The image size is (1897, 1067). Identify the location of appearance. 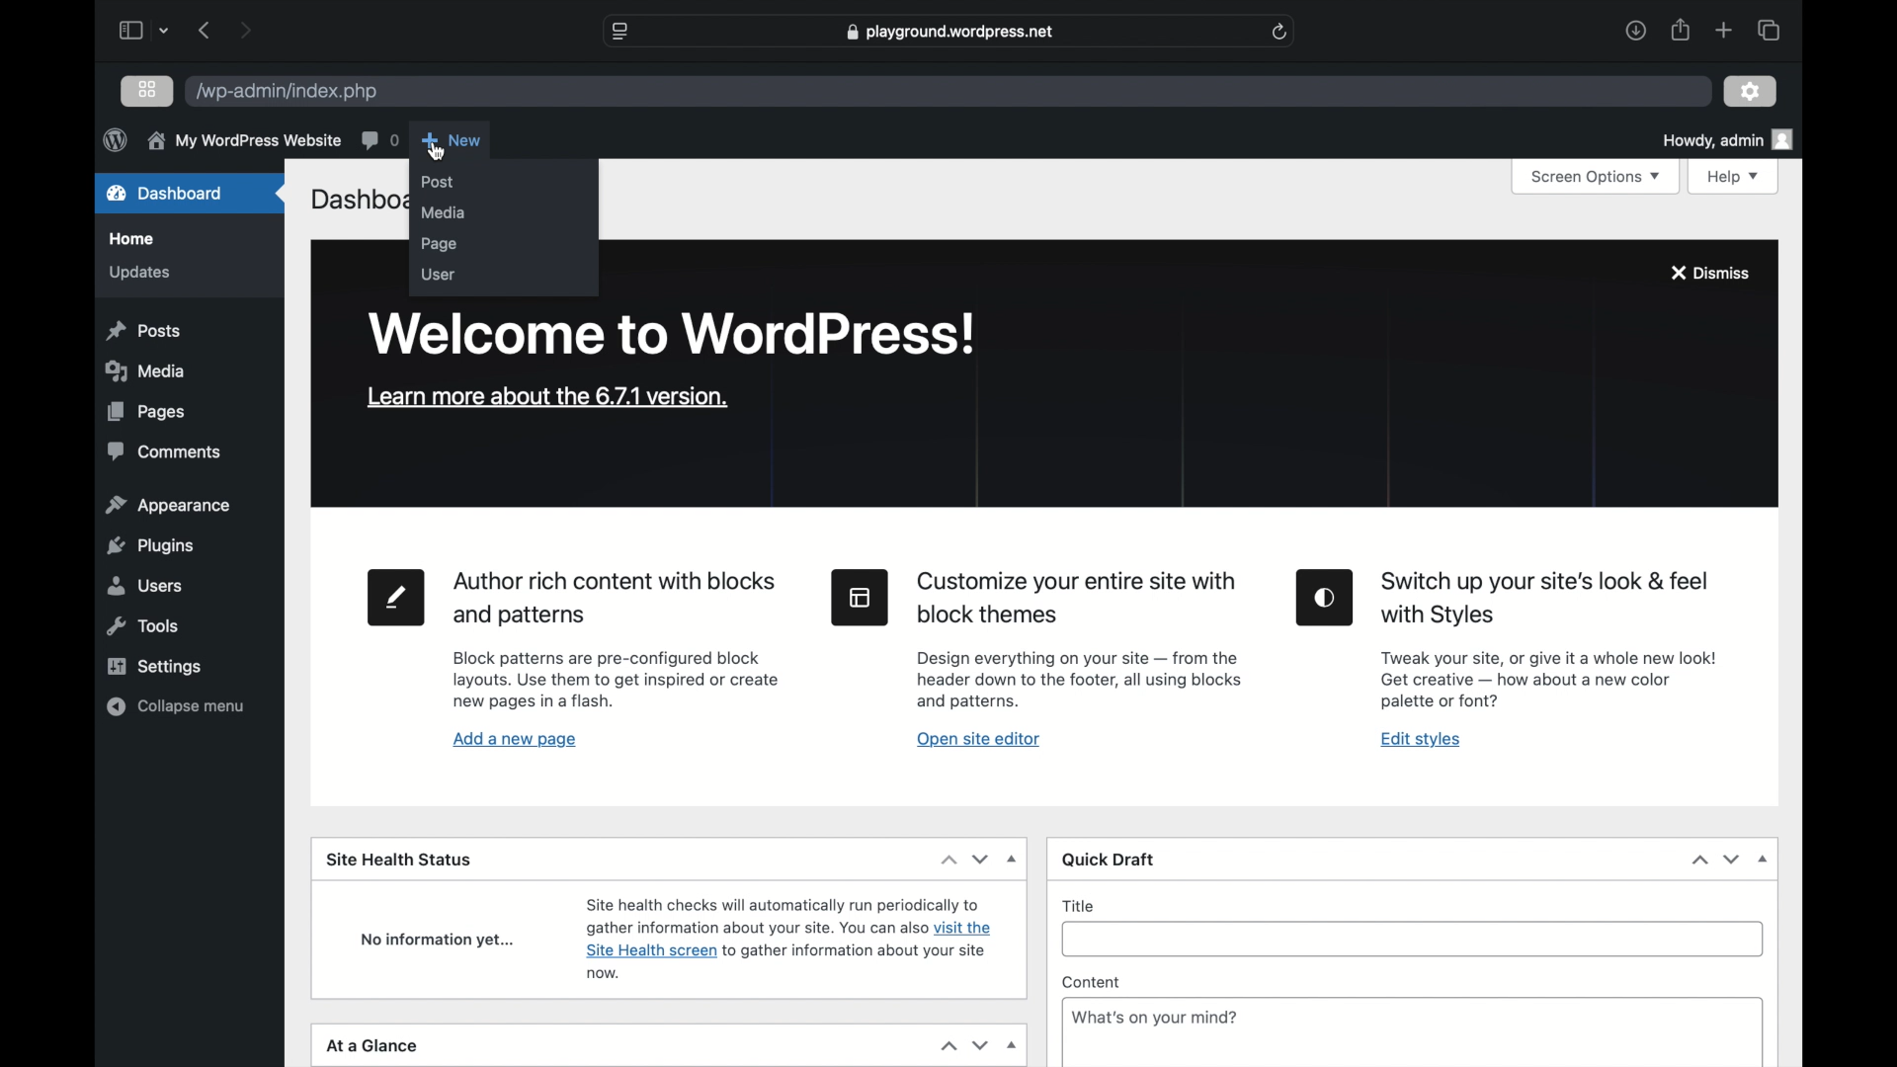
(168, 506).